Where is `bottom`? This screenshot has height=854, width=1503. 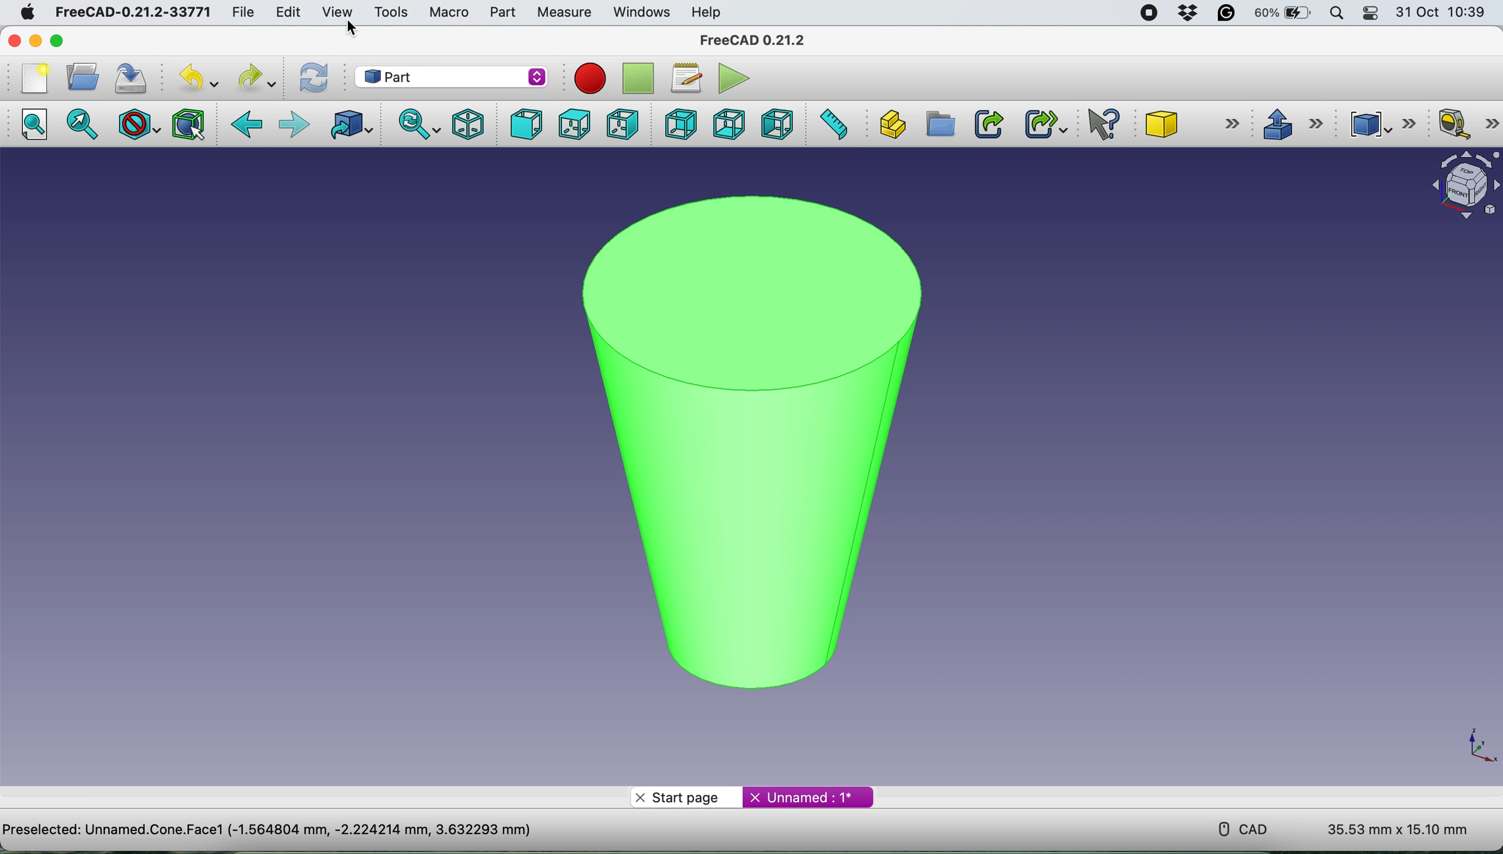 bottom is located at coordinates (726, 123).